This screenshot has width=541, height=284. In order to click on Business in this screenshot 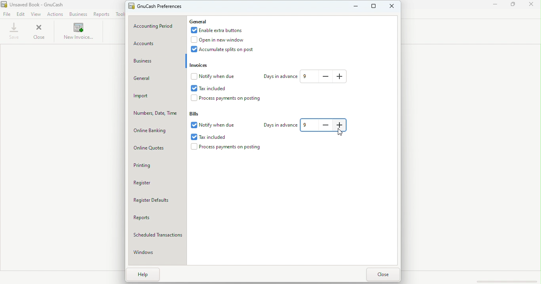, I will do `click(158, 60)`.